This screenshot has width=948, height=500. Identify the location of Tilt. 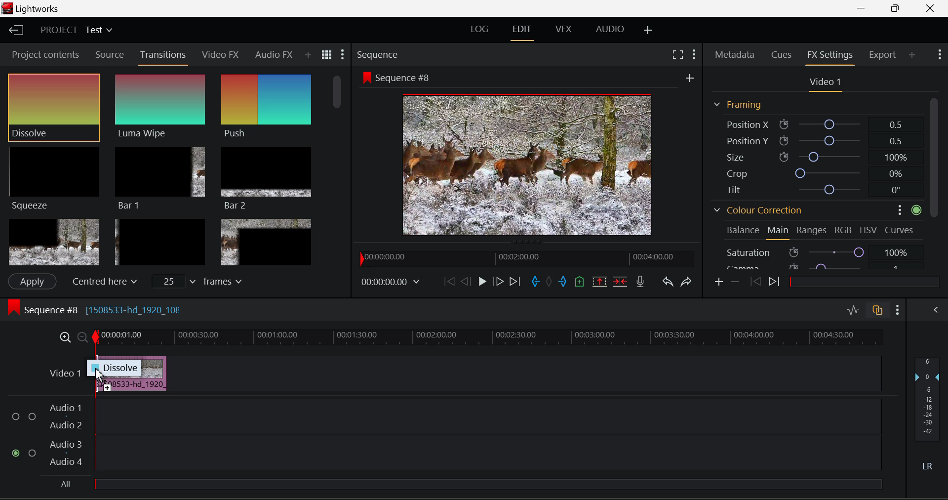
(815, 189).